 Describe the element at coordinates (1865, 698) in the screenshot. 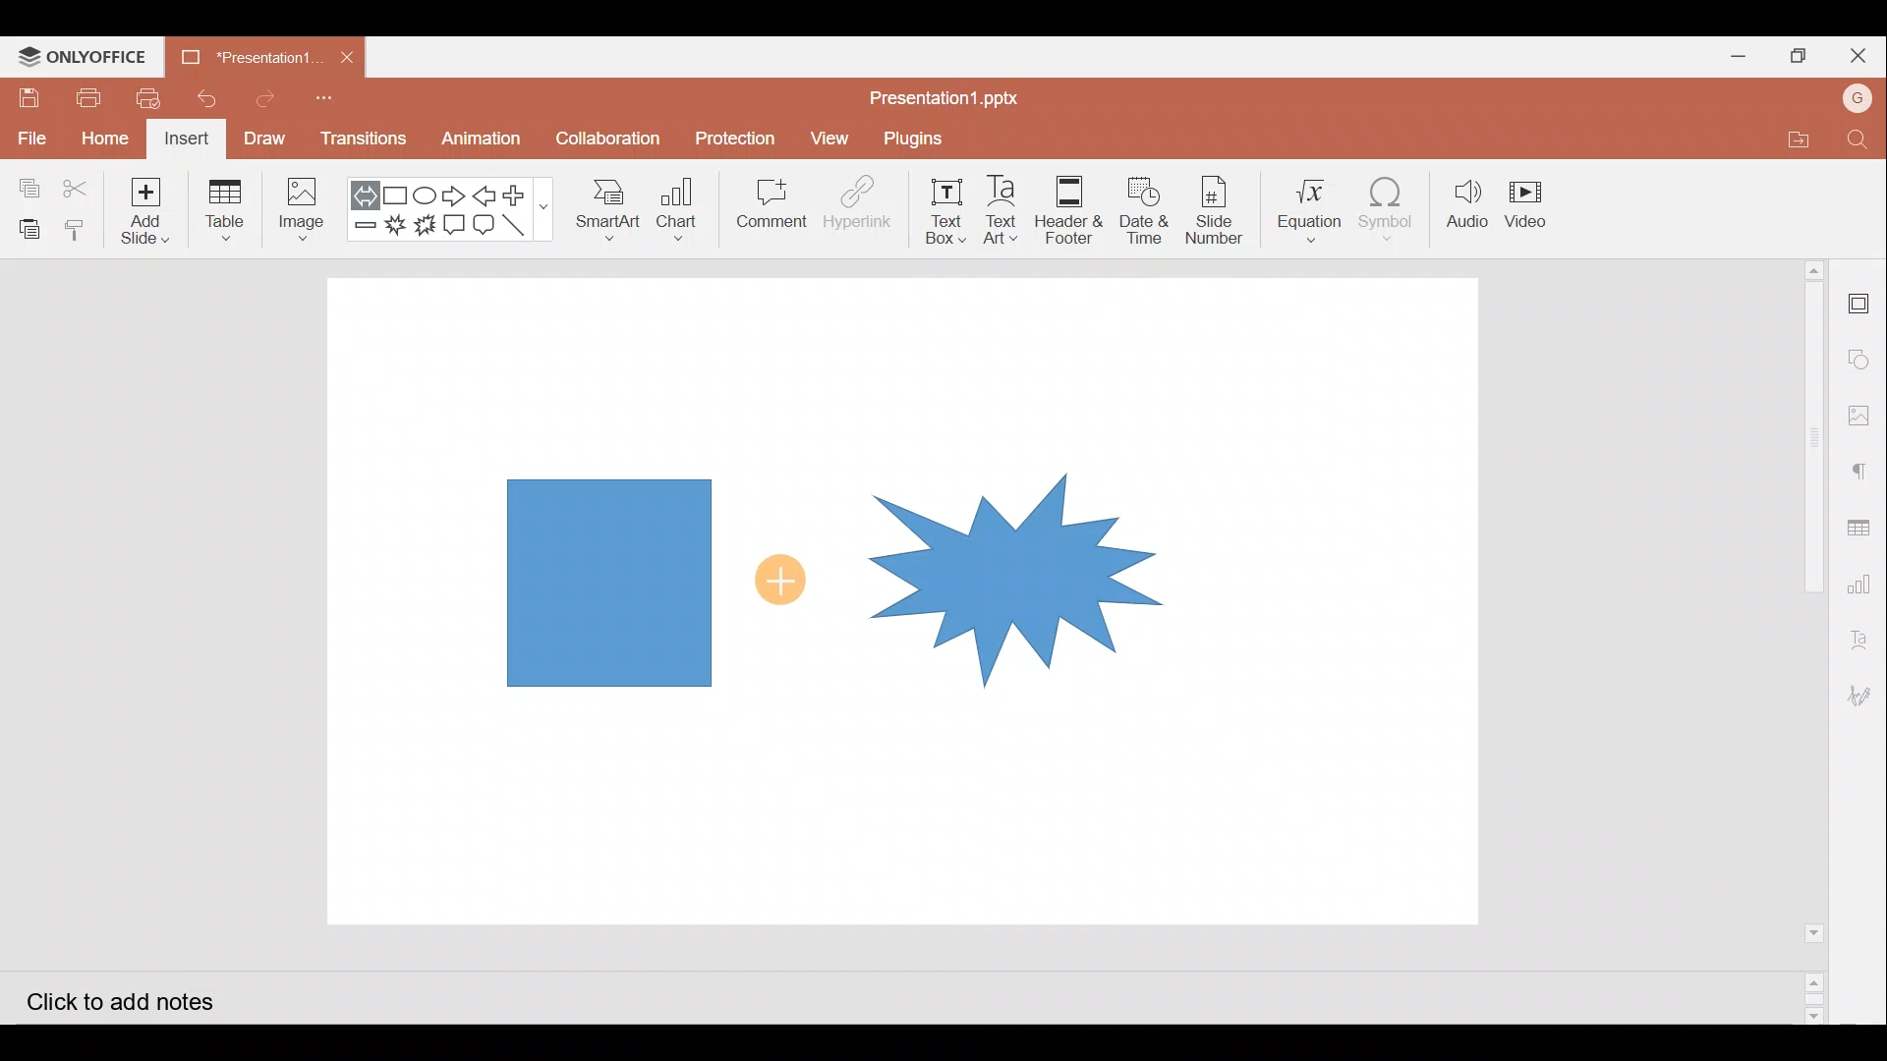

I see `Signature settings` at that location.